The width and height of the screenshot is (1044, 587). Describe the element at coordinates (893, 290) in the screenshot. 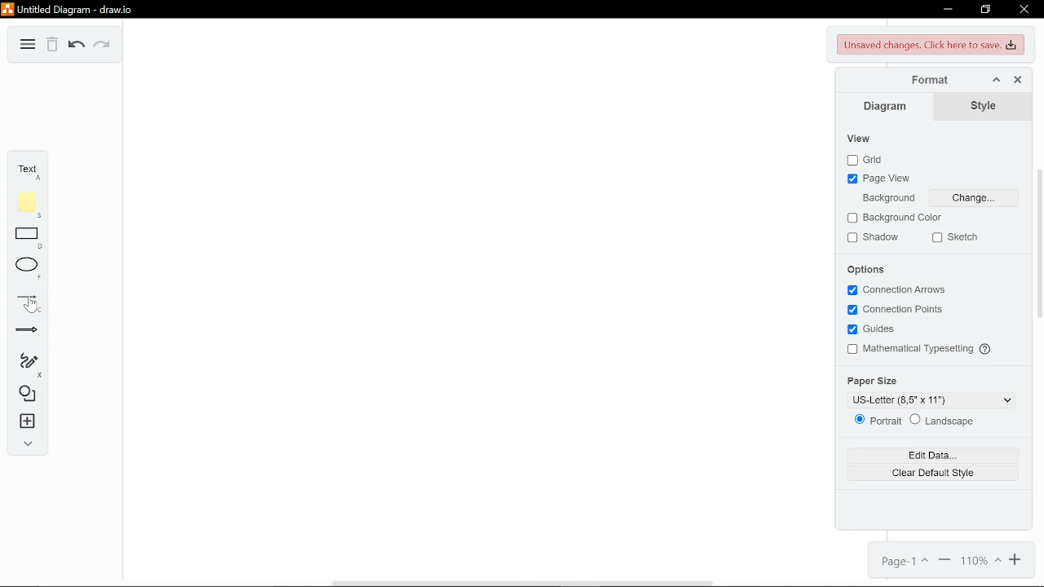

I see `Connection Axioms` at that location.